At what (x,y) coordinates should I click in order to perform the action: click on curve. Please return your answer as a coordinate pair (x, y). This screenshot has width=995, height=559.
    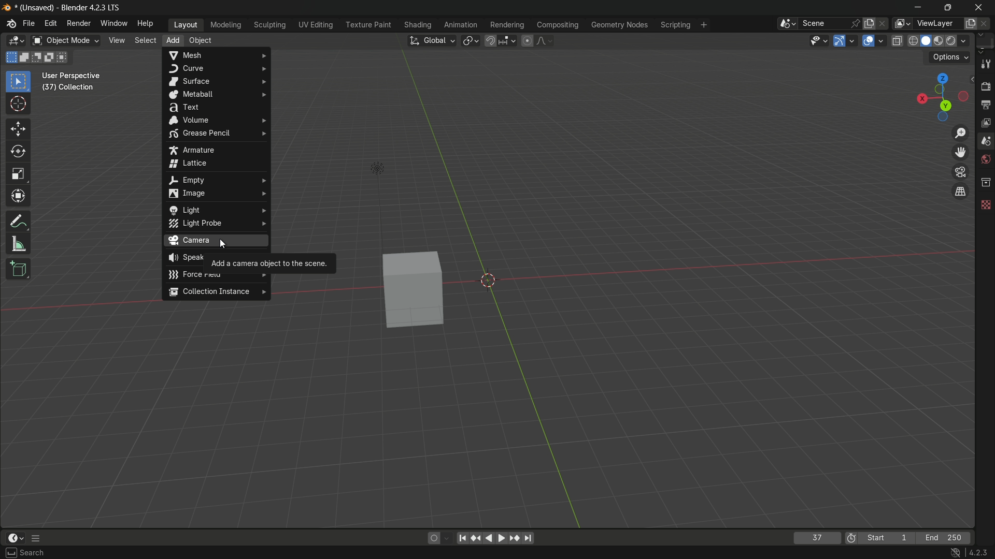
    Looking at the image, I should click on (217, 69).